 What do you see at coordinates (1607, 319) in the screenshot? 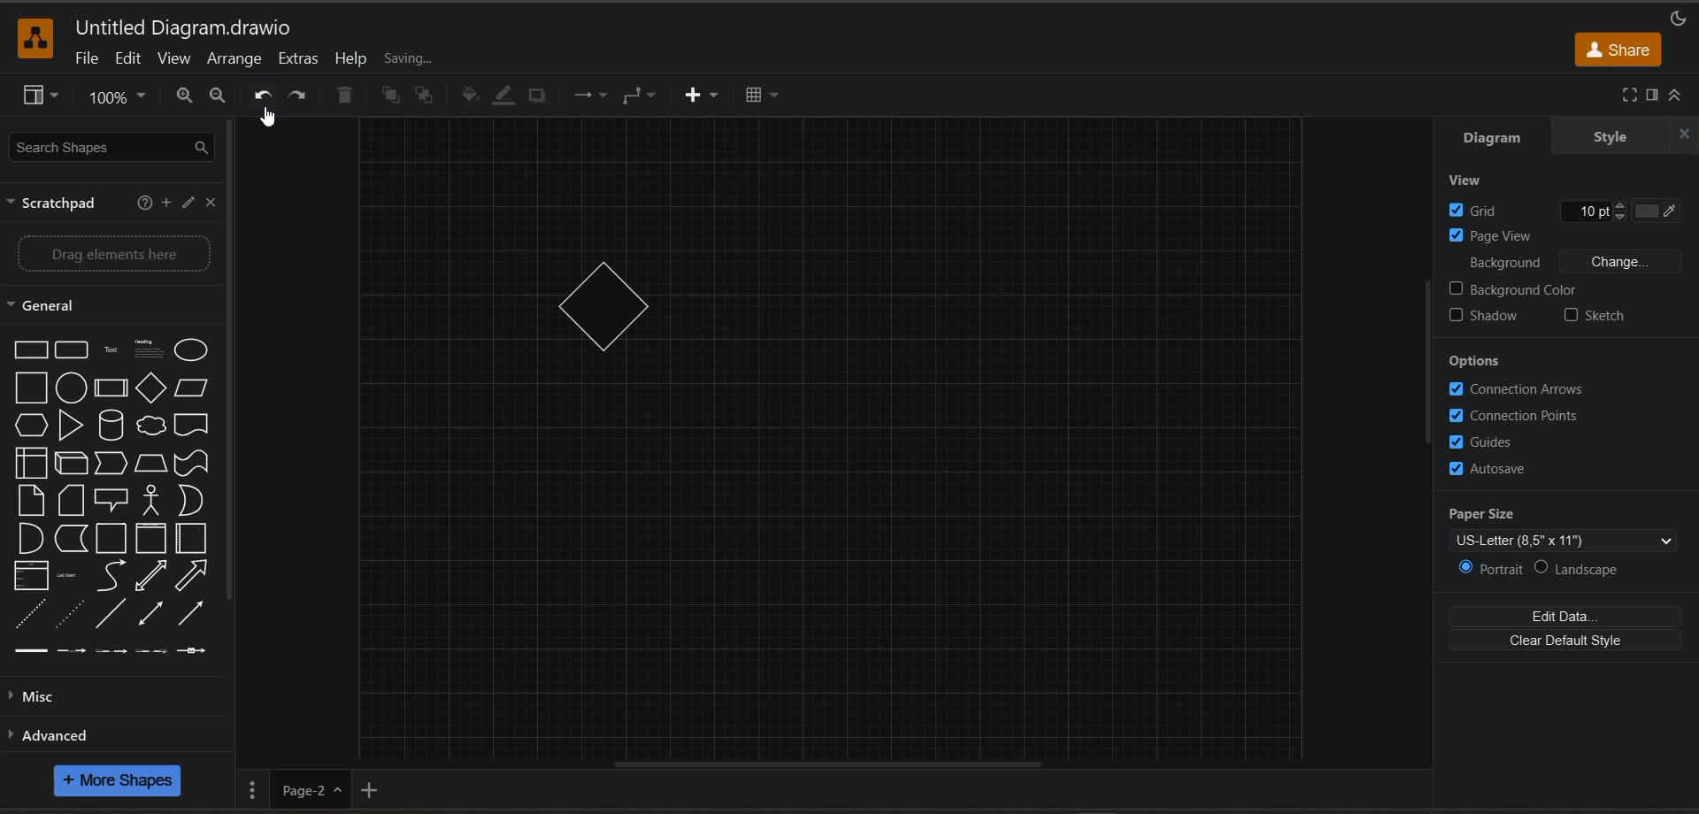
I see `sketch` at bounding box center [1607, 319].